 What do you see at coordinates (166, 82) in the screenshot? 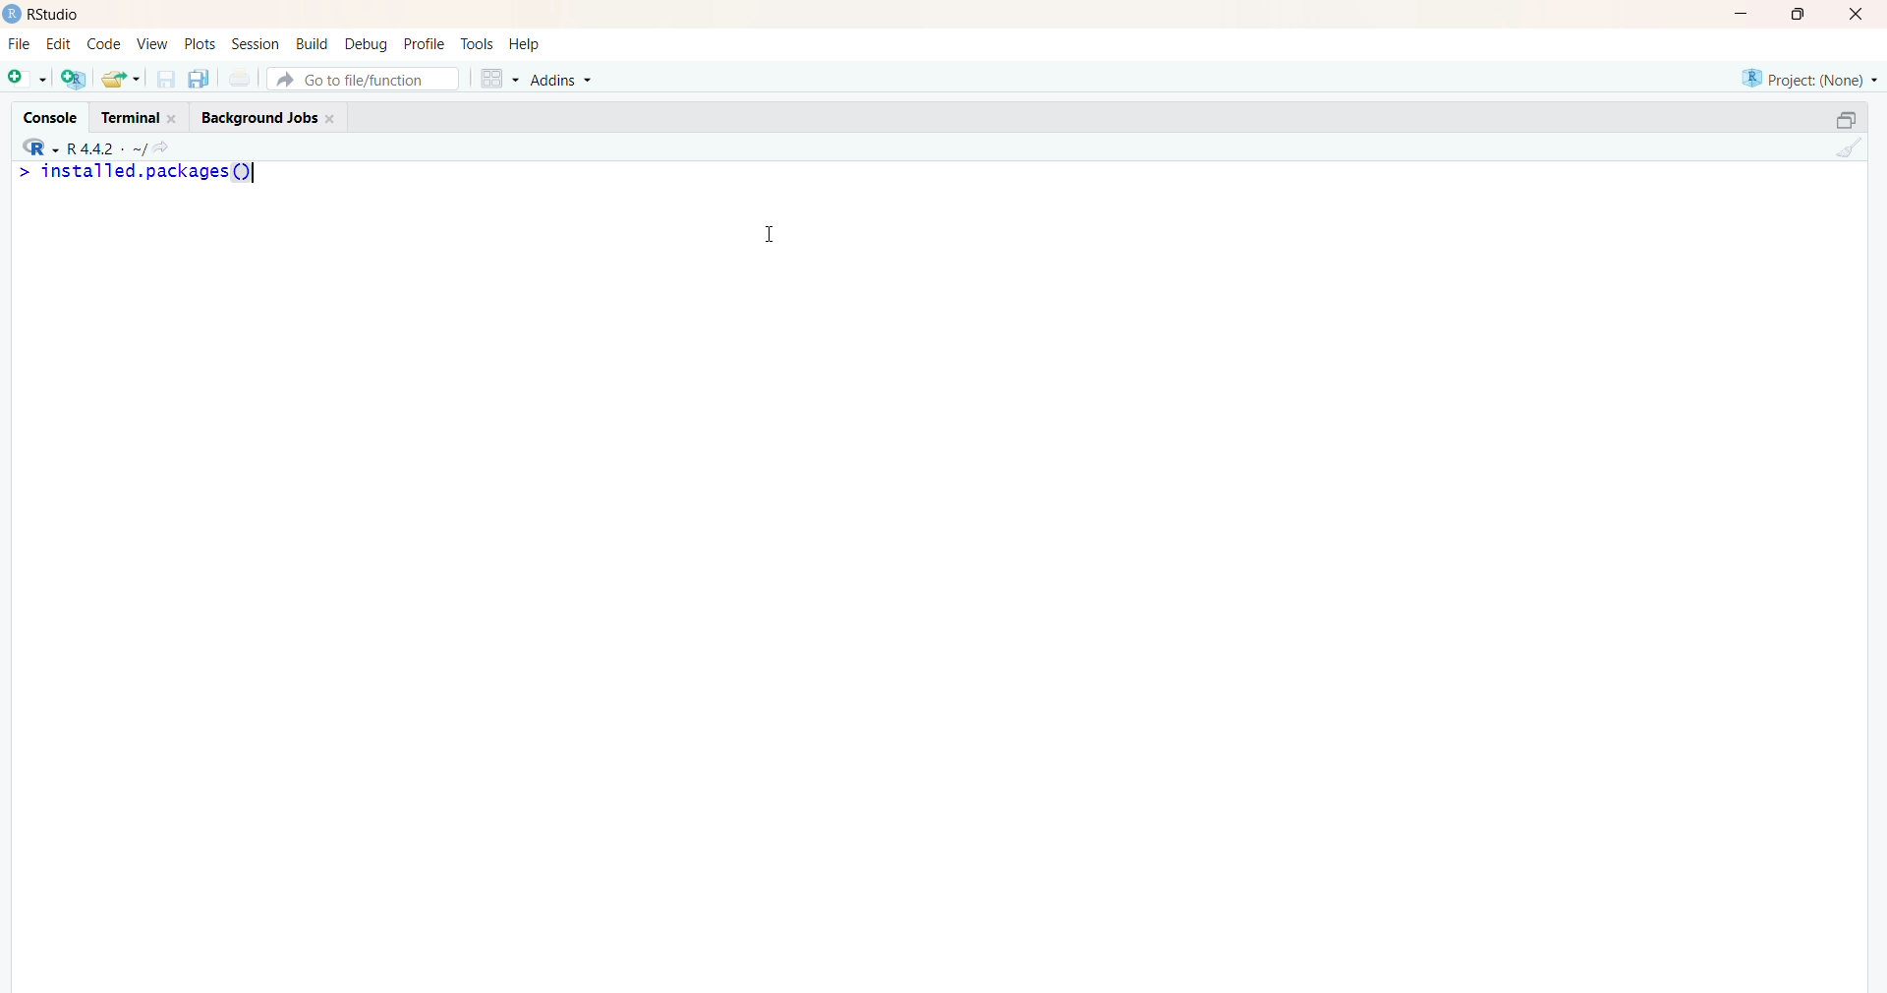
I see `save current document` at bounding box center [166, 82].